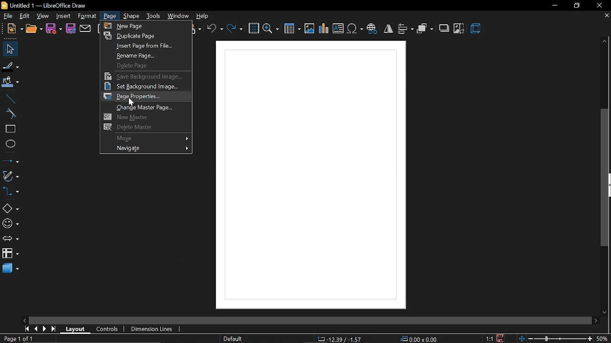  Describe the element at coordinates (604, 337) in the screenshot. I see `60% - current zoom` at that location.